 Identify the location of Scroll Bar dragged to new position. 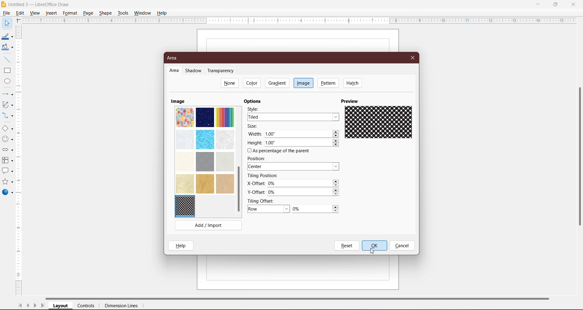
(238, 190).